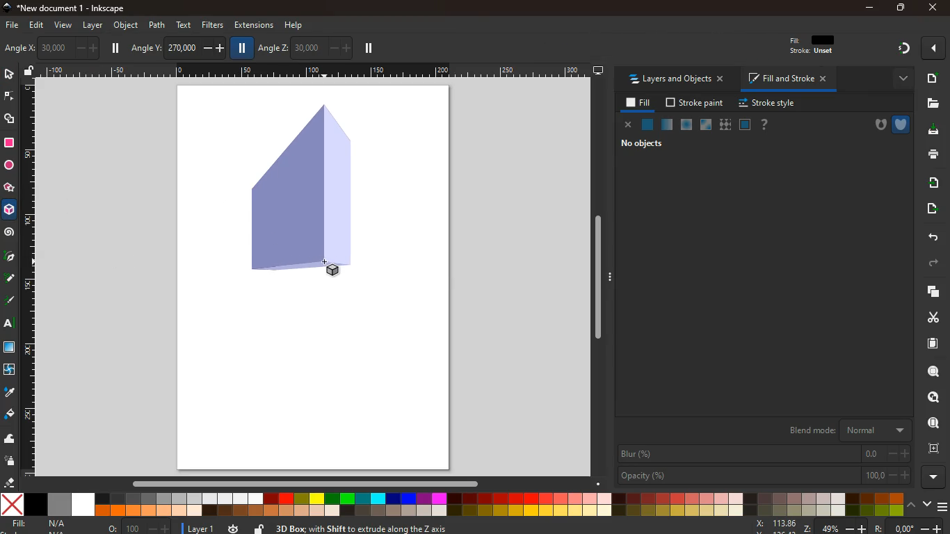  I want to click on Scrollbar, so click(597, 275).